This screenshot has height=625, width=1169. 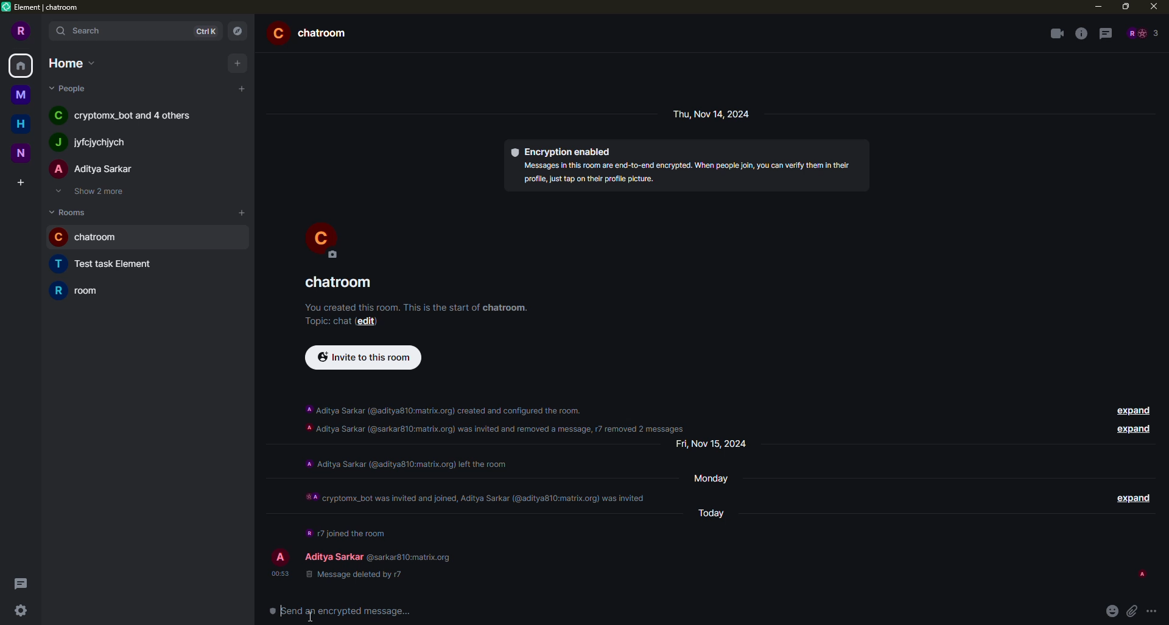 I want to click on people, so click(x=90, y=143).